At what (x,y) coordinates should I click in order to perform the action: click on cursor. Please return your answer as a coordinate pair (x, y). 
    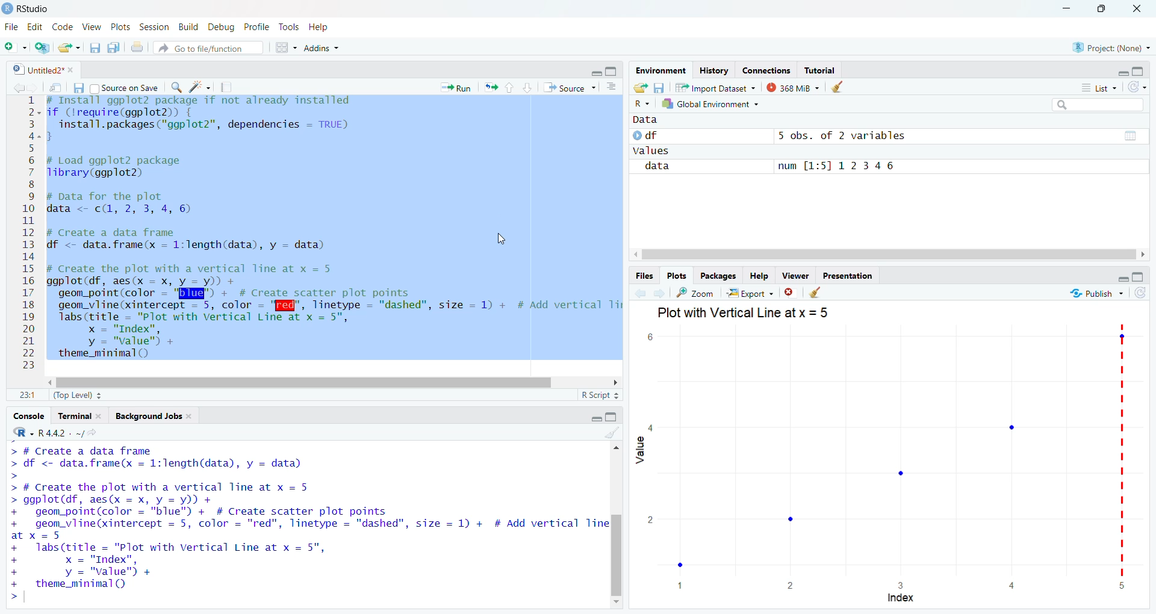
    Looking at the image, I should click on (502, 239).